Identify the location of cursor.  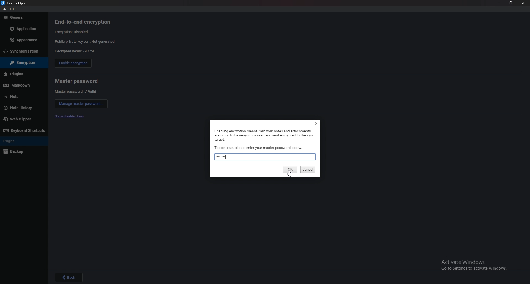
(289, 175).